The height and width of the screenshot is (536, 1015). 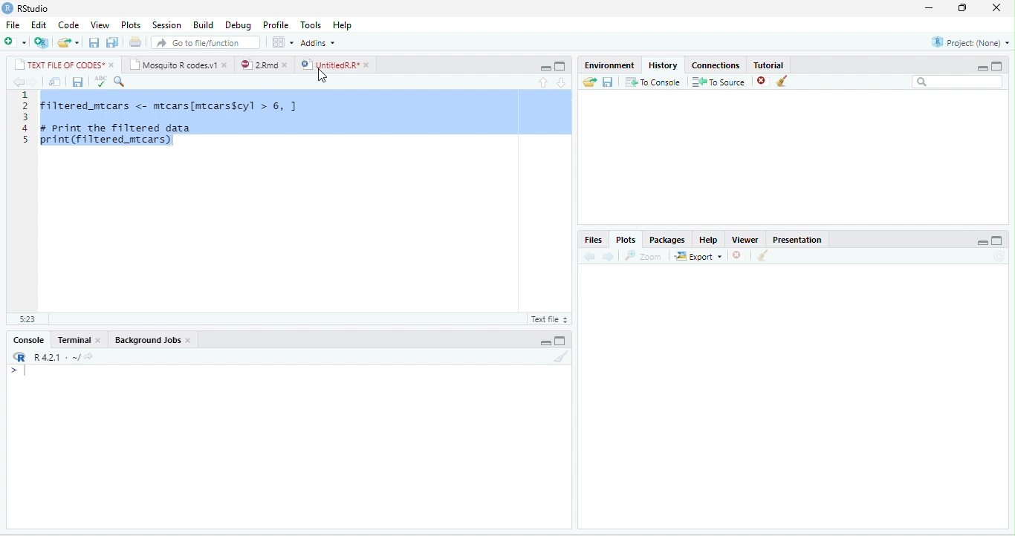 What do you see at coordinates (135, 42) in the screenshot?
I see `print` at bounding box center [135, 42].